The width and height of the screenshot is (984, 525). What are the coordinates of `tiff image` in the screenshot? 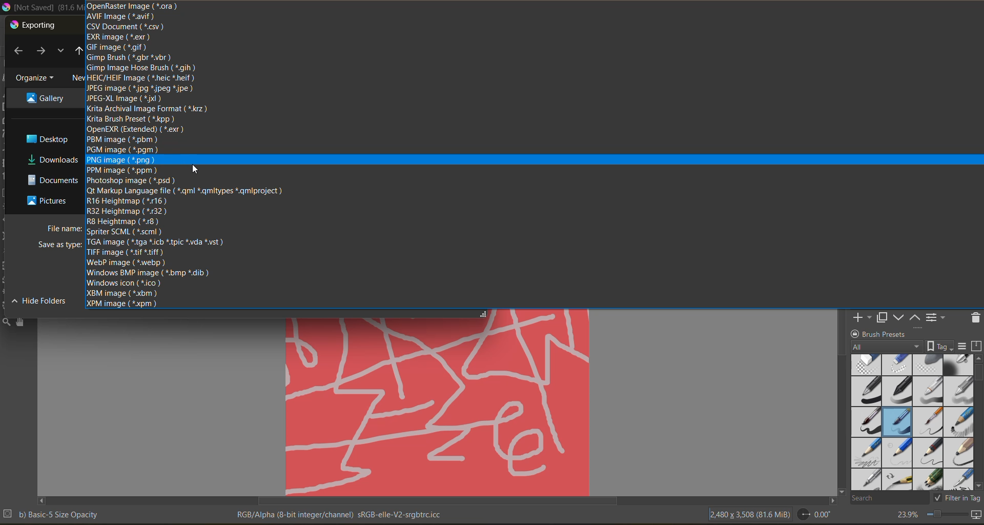 It's located at (126, 252).